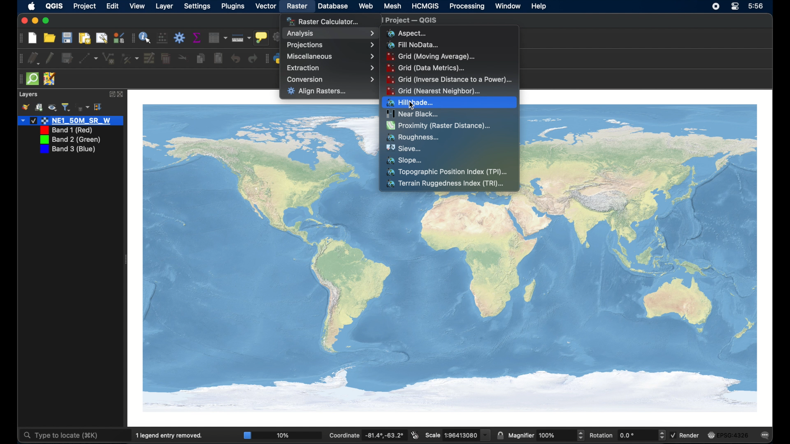 The height and width of the screenshot is (444, 790). I want to click on scale, so click(458, 435).